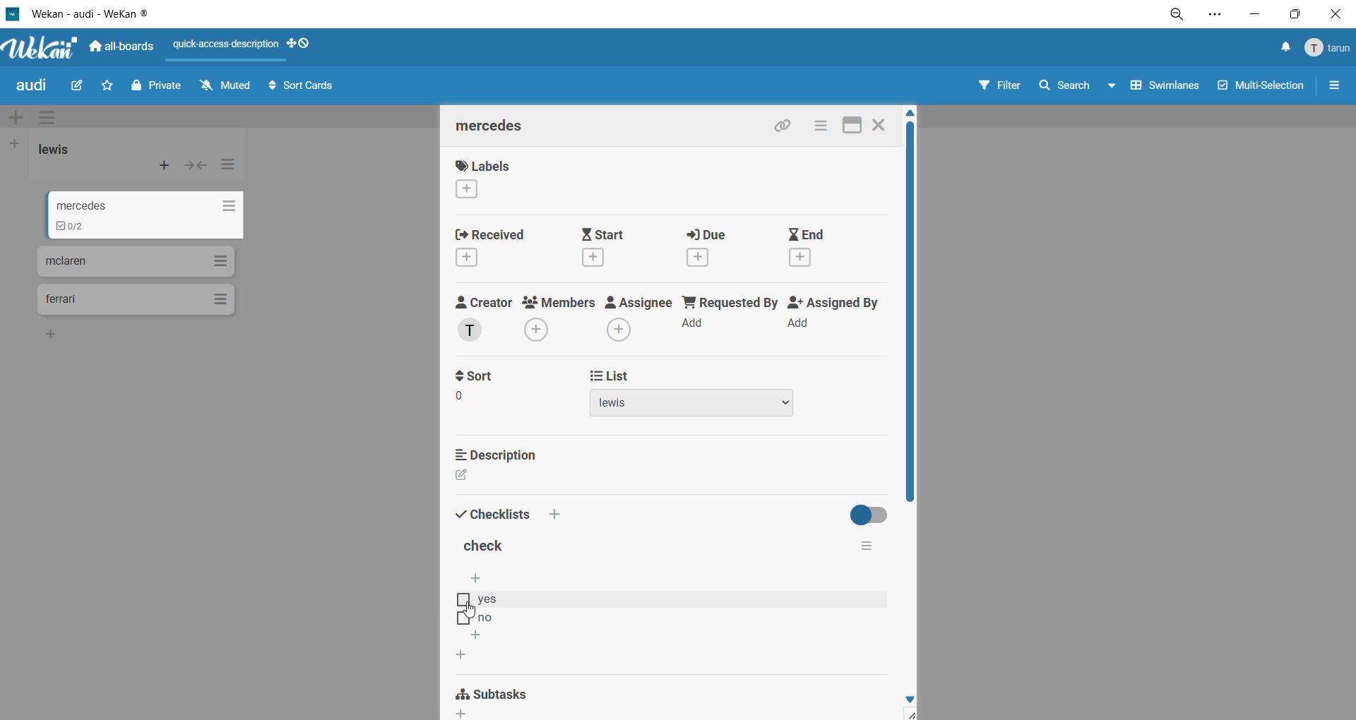 The image size is (1356, 720). Describe the element at coordinates (882, 126) in the screenshot. I see `close` at that location.